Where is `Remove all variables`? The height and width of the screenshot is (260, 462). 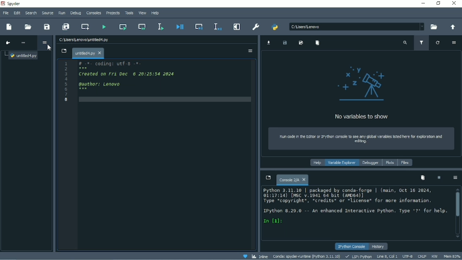 Remove all variables is located at coordinates (318, 43).